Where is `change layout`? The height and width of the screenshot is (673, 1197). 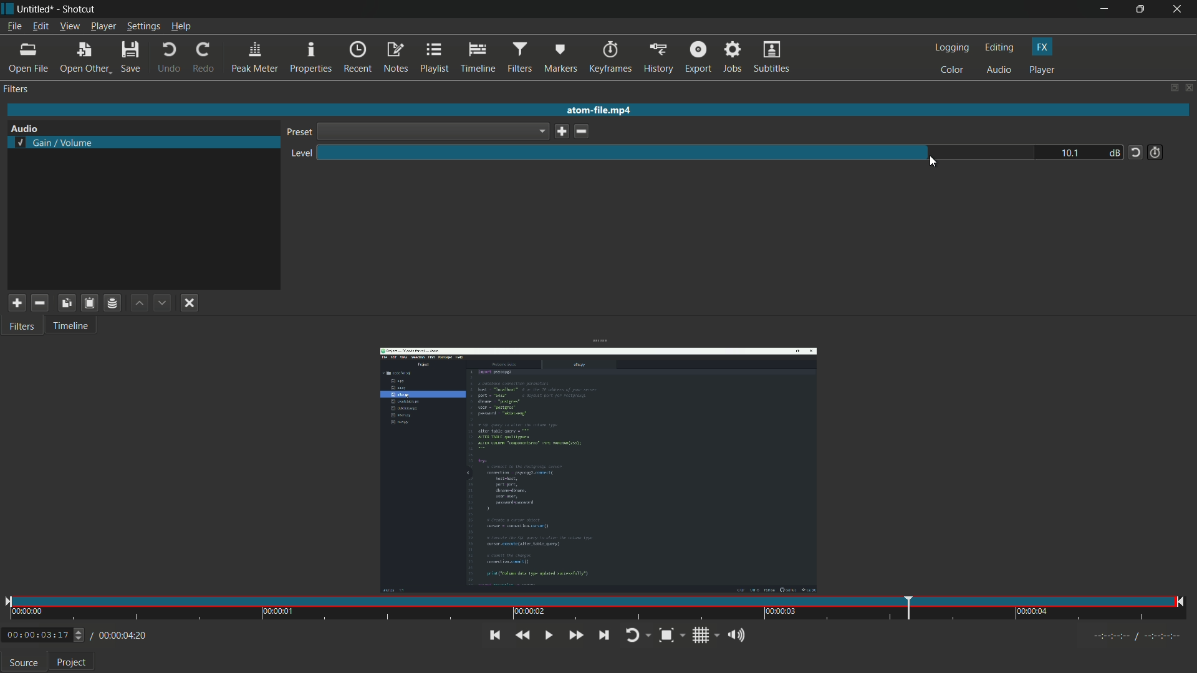 change layout is located at coordinates (1170, 87).